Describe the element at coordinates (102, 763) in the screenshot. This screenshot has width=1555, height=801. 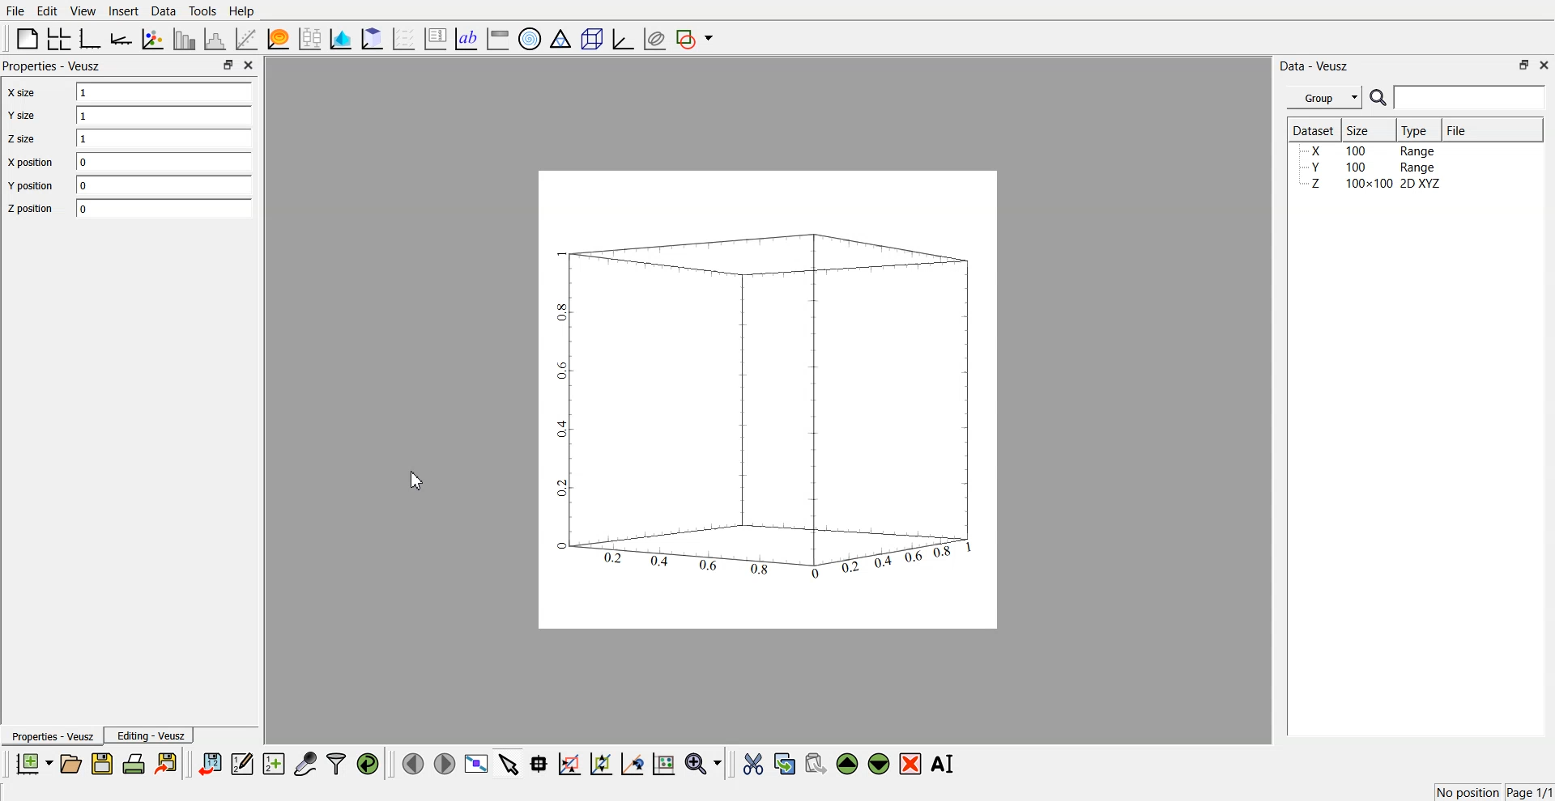
I see `Save the document` at that location.